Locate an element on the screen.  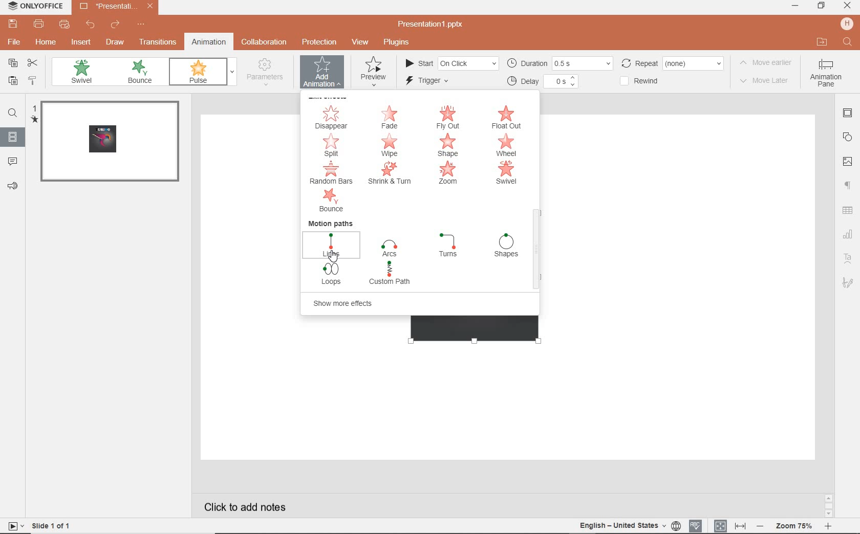
undo is located at coordinates (90, 24).